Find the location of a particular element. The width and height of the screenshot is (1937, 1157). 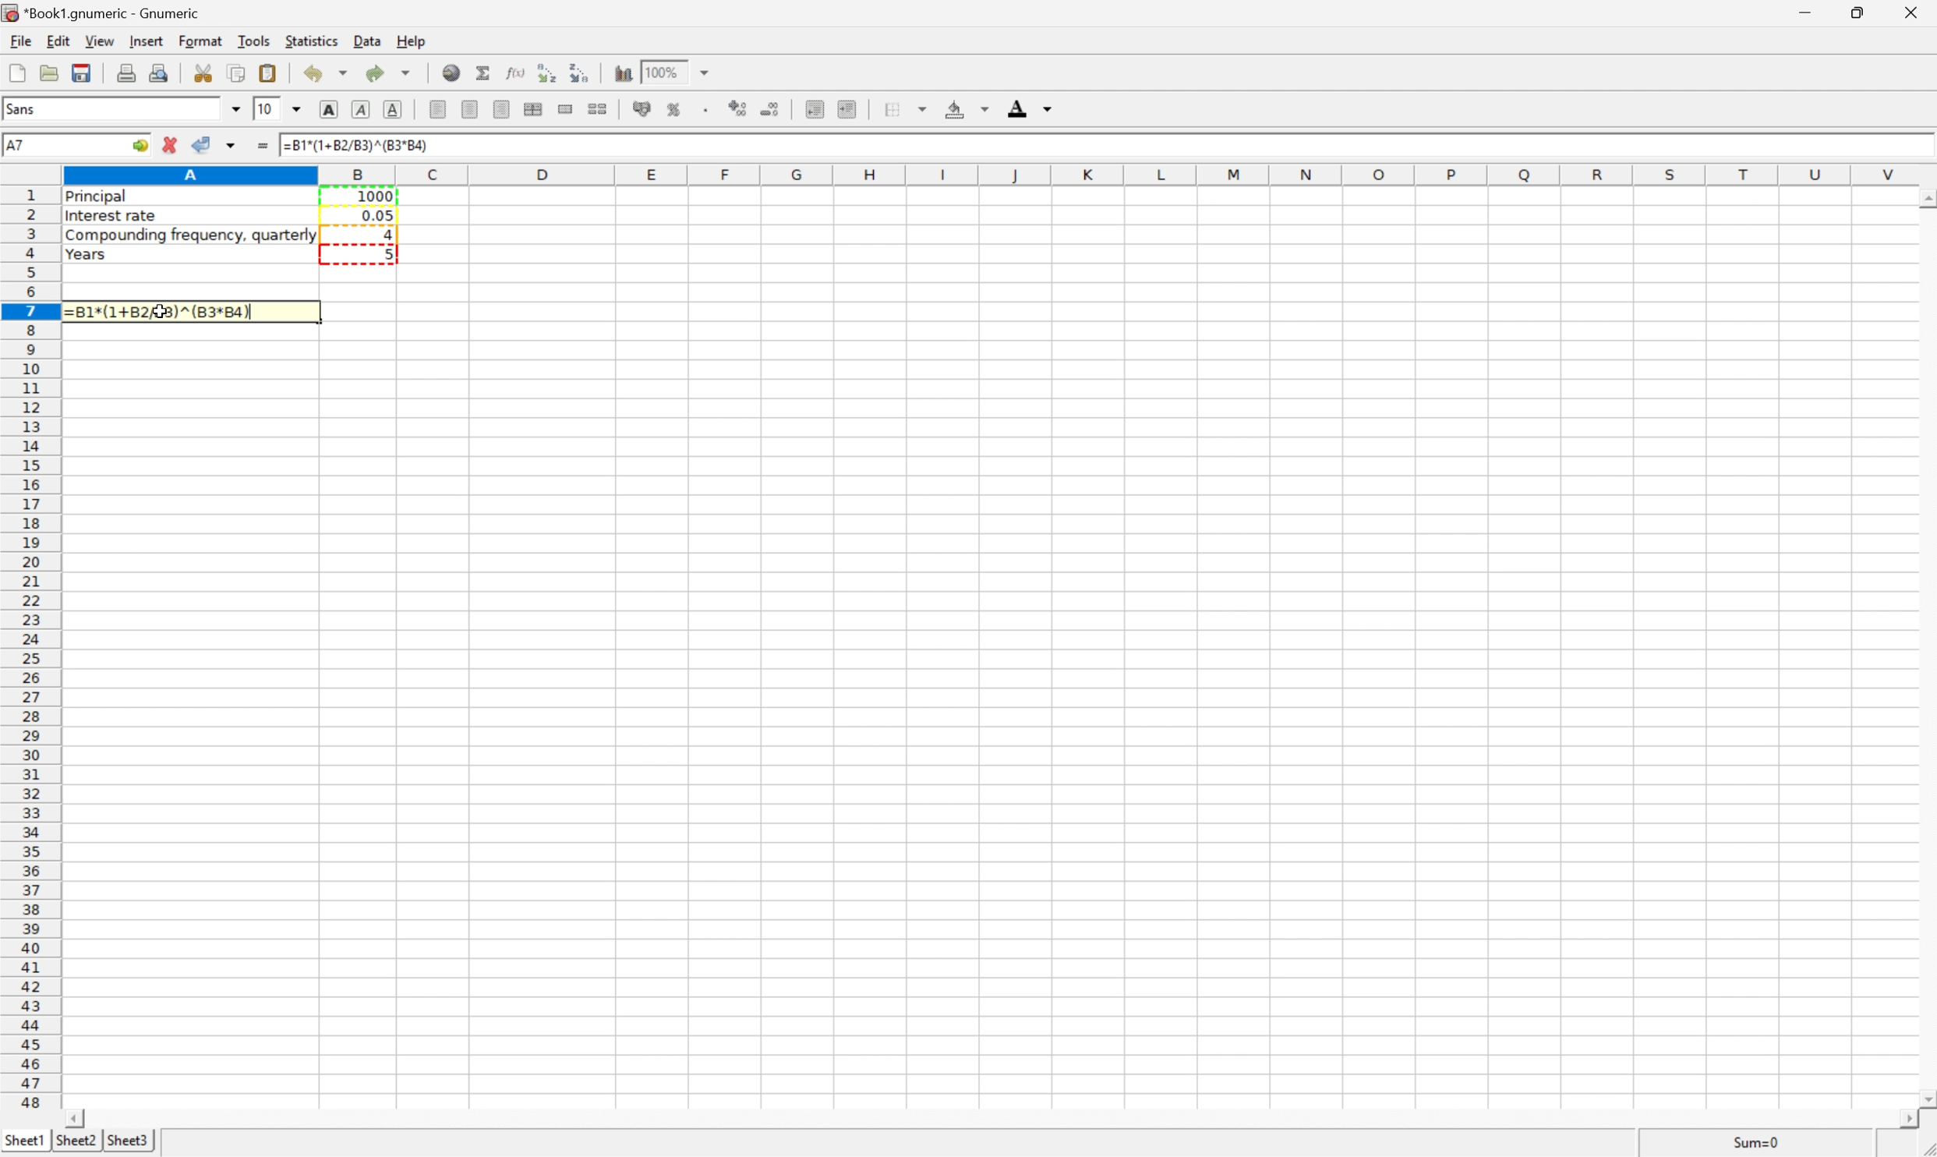

open is located at coordinates (48, 72).